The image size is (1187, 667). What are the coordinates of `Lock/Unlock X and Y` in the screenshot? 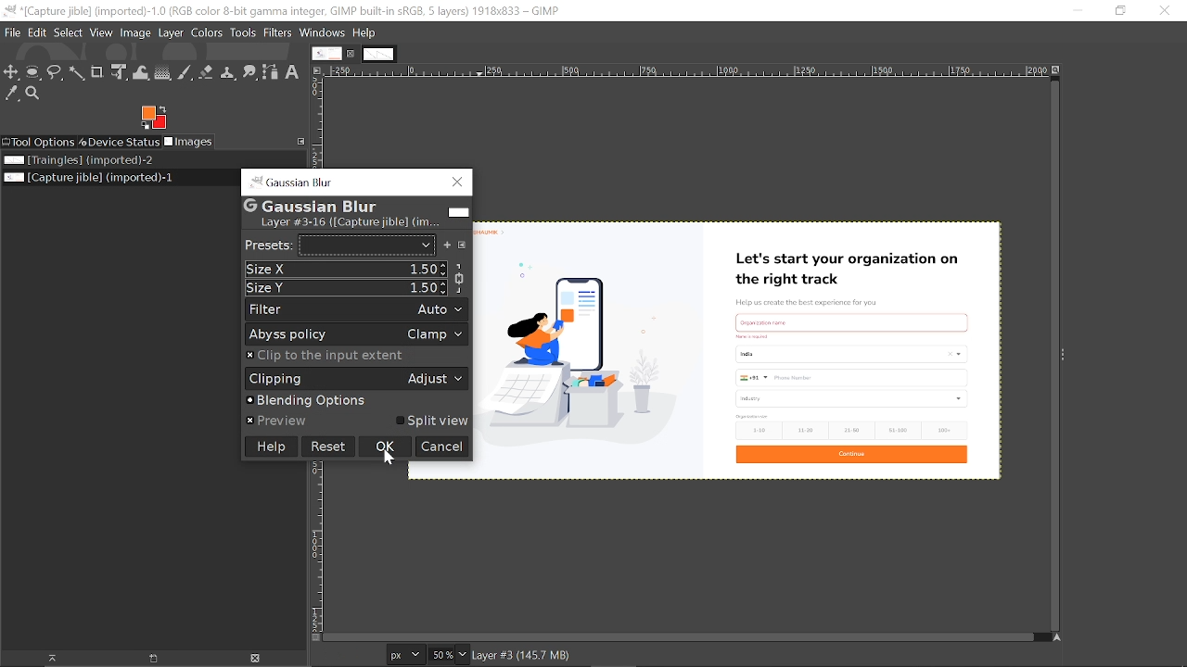 It's located at (459, 278).